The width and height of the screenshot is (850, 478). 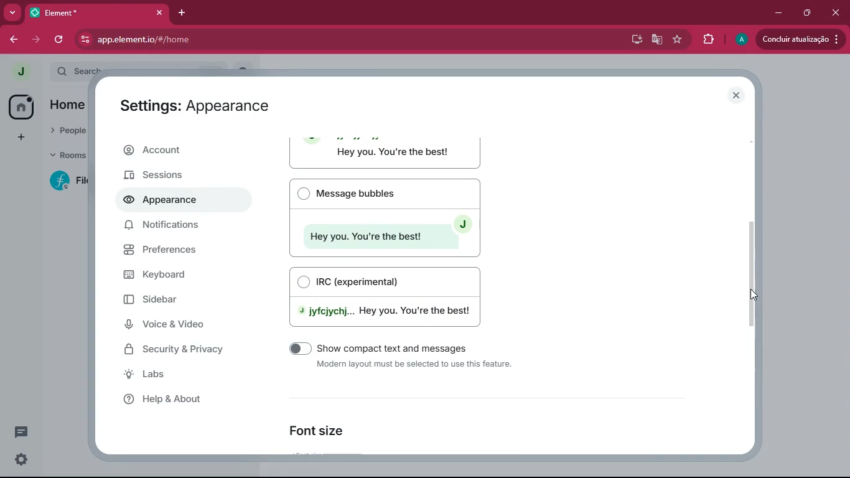 I want to click on refresh, so click(x=60, y=41).